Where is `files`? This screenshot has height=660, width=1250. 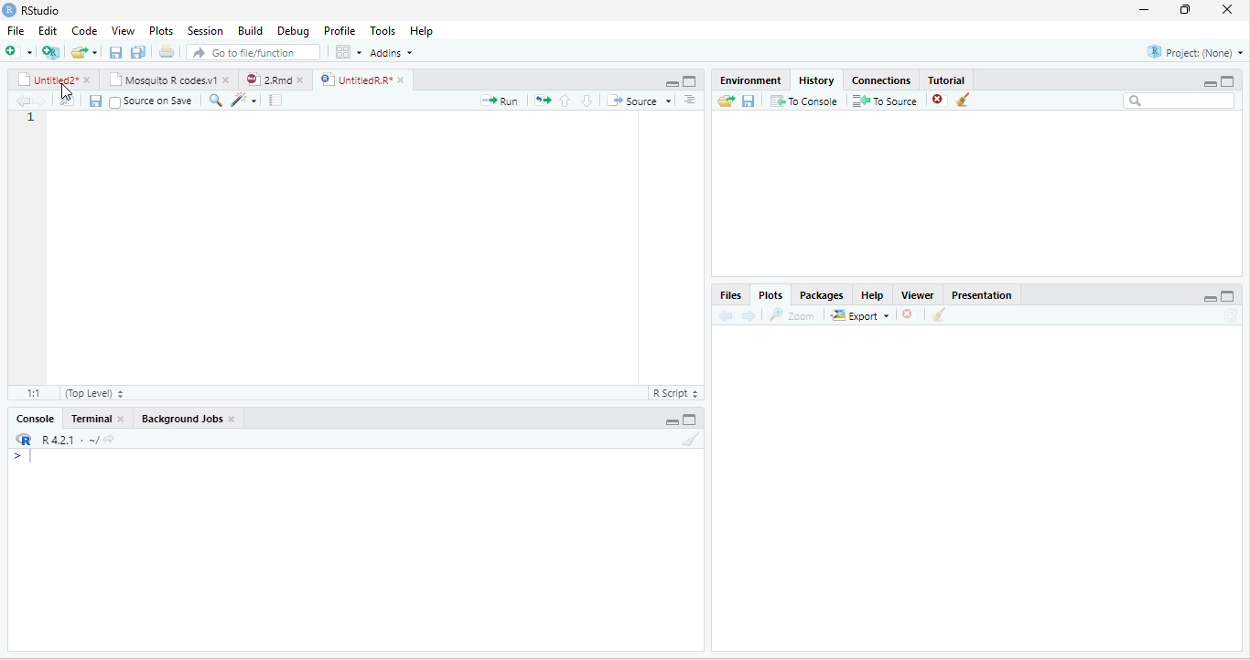 files is located at coordinates (729, 294).